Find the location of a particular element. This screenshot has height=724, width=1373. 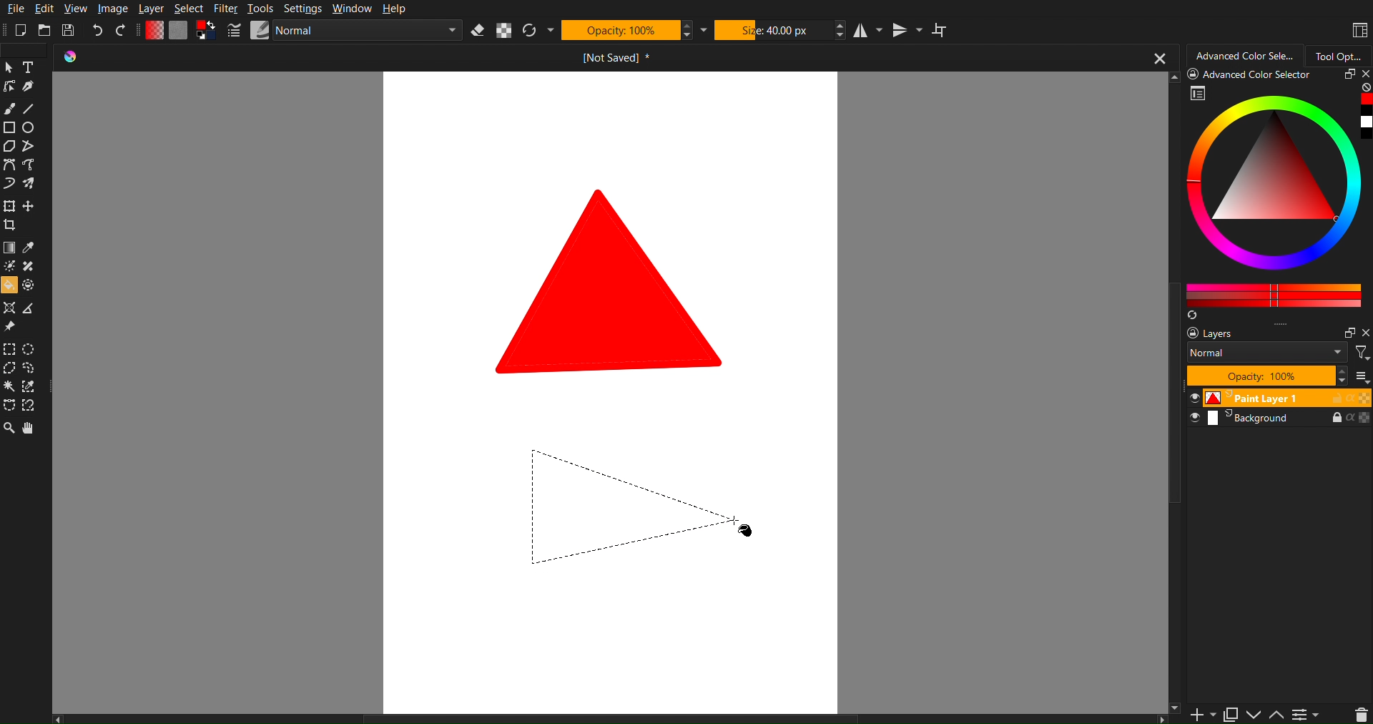

Create is located at coordinates (30, 207).